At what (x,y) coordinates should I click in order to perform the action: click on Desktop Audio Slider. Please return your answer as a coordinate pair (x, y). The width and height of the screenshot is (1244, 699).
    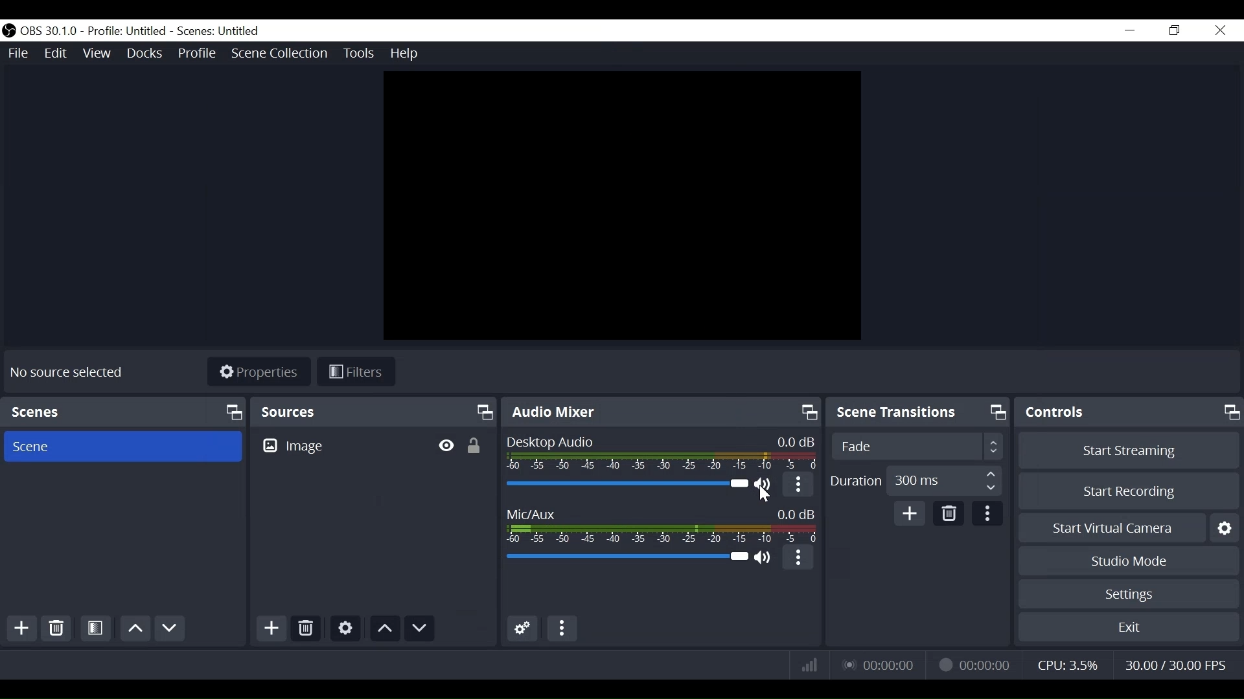
    Looking at the image, I should click on (625, 483).